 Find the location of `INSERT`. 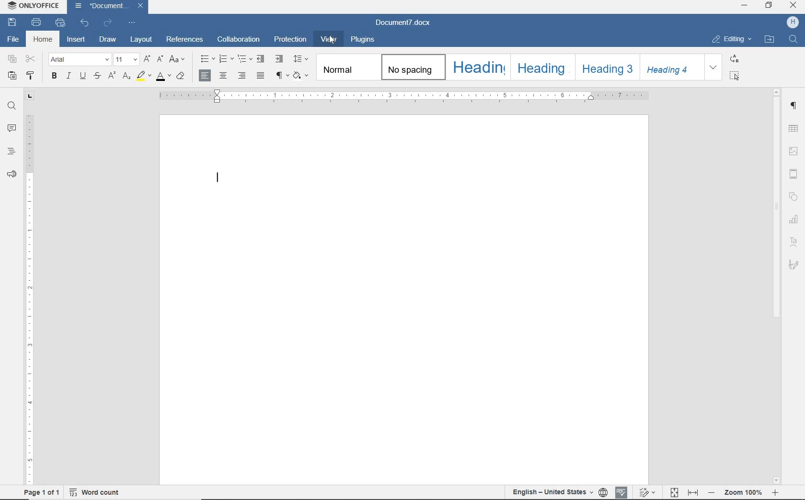

INSERT is located at coordinates (75, 40).